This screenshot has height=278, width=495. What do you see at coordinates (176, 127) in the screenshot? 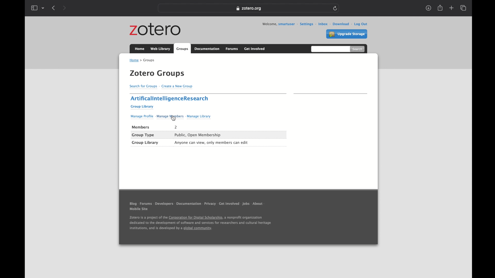
I see `2` at bounding box center [176, 127].